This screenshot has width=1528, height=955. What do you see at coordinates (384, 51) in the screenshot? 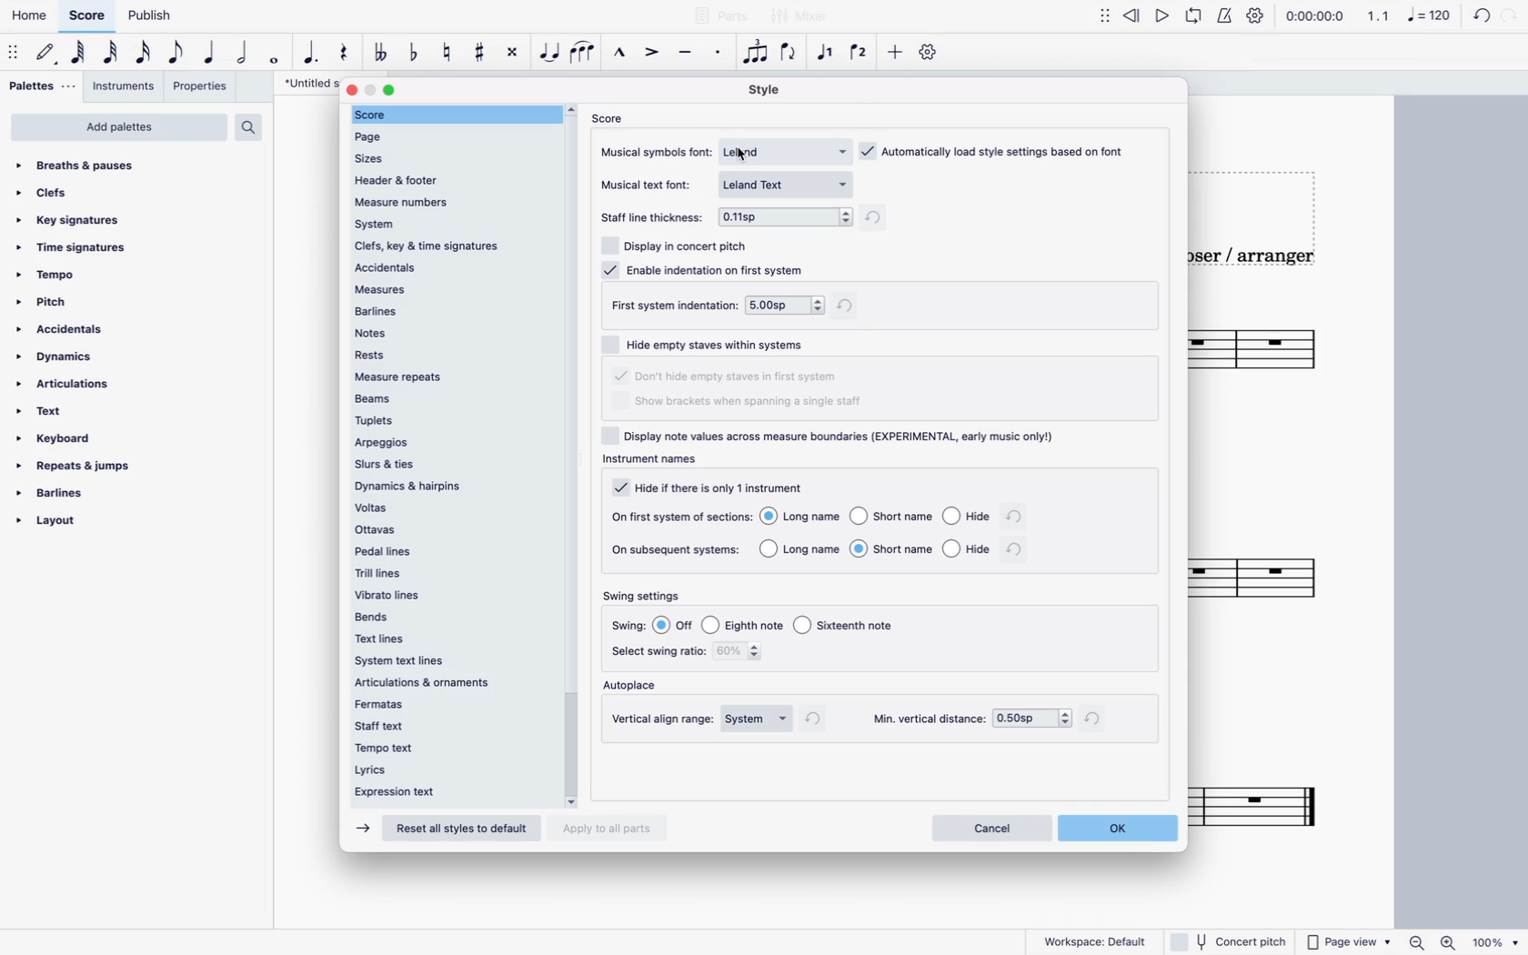
I see `tune` at bounding box center [384, 51].